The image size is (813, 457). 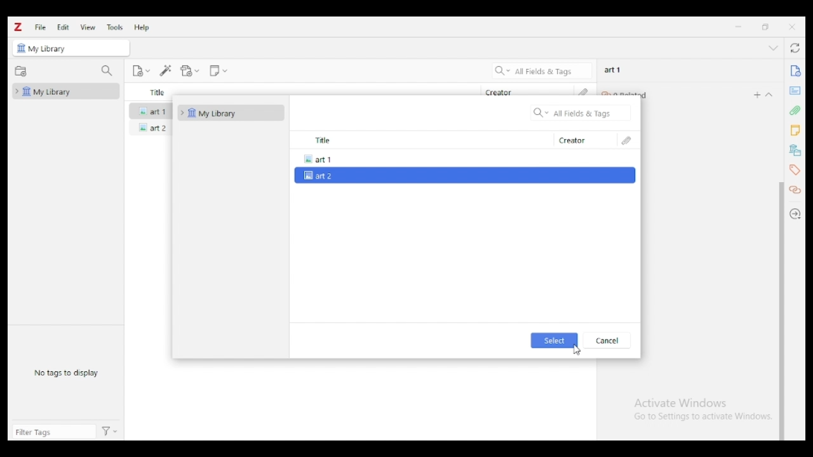 What do you see at coordinates (499, 92) in the screenshot?
I see `creator` at bounding box center [499, 92].